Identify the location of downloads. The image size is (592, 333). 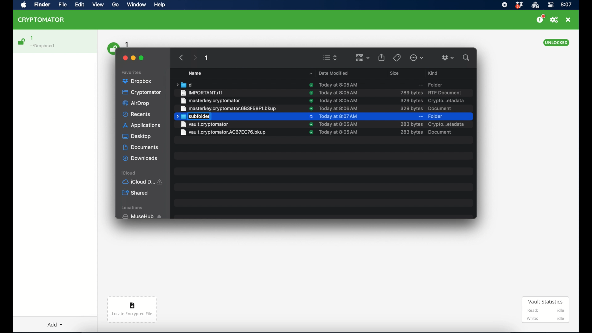
(140, 158).